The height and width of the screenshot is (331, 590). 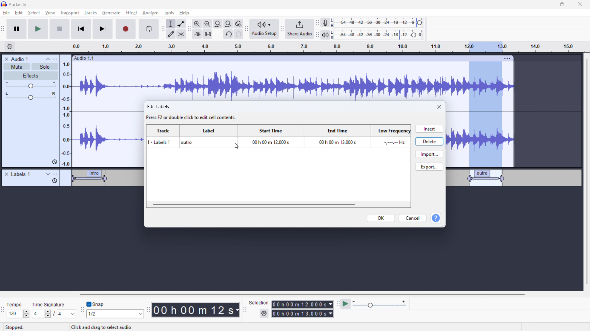 What do you see at coordinates (429, 129) in the screenshot?
I see `insert` at bounding box center [429, 129].